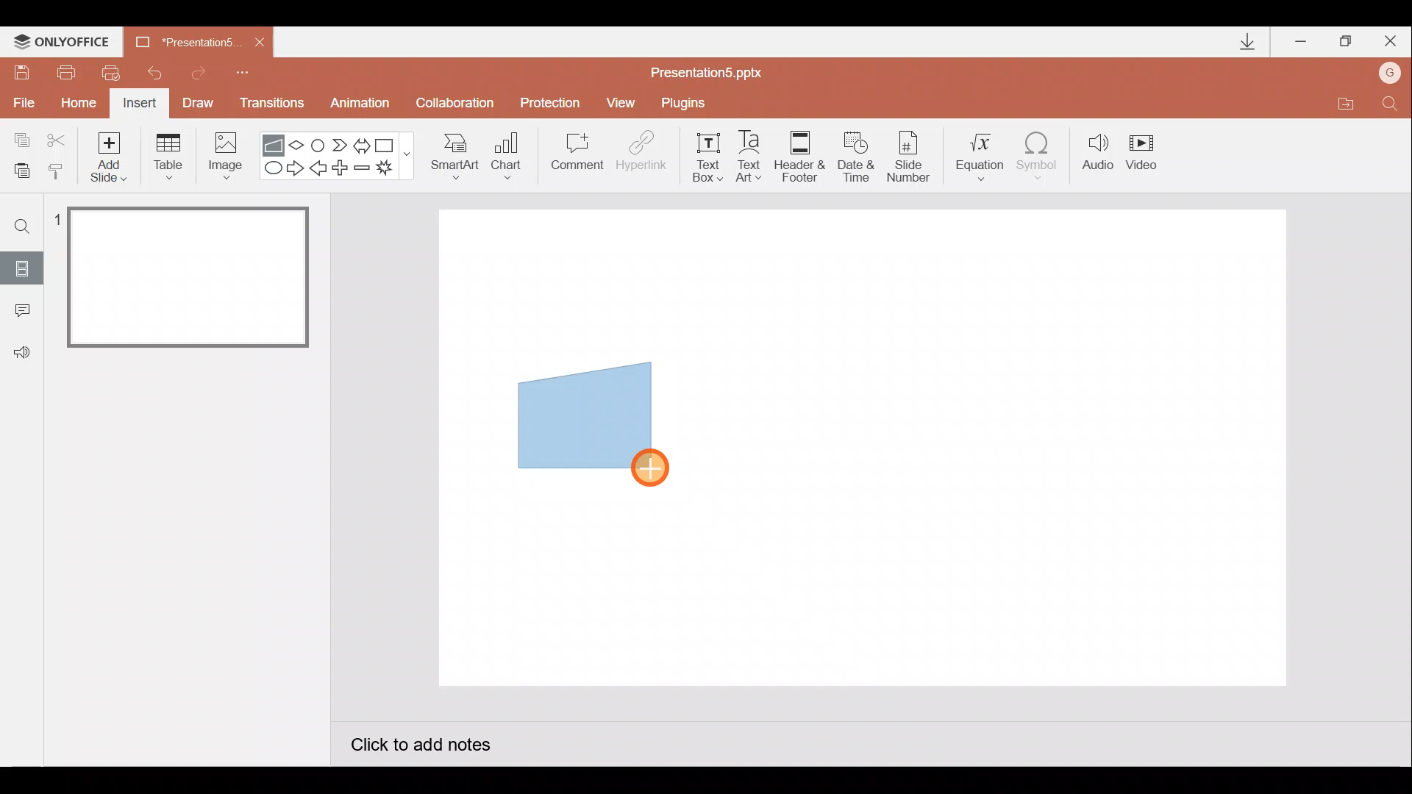 This screenshot has width=1412, height=794. I want to click on Add slide, so click(112, 154).